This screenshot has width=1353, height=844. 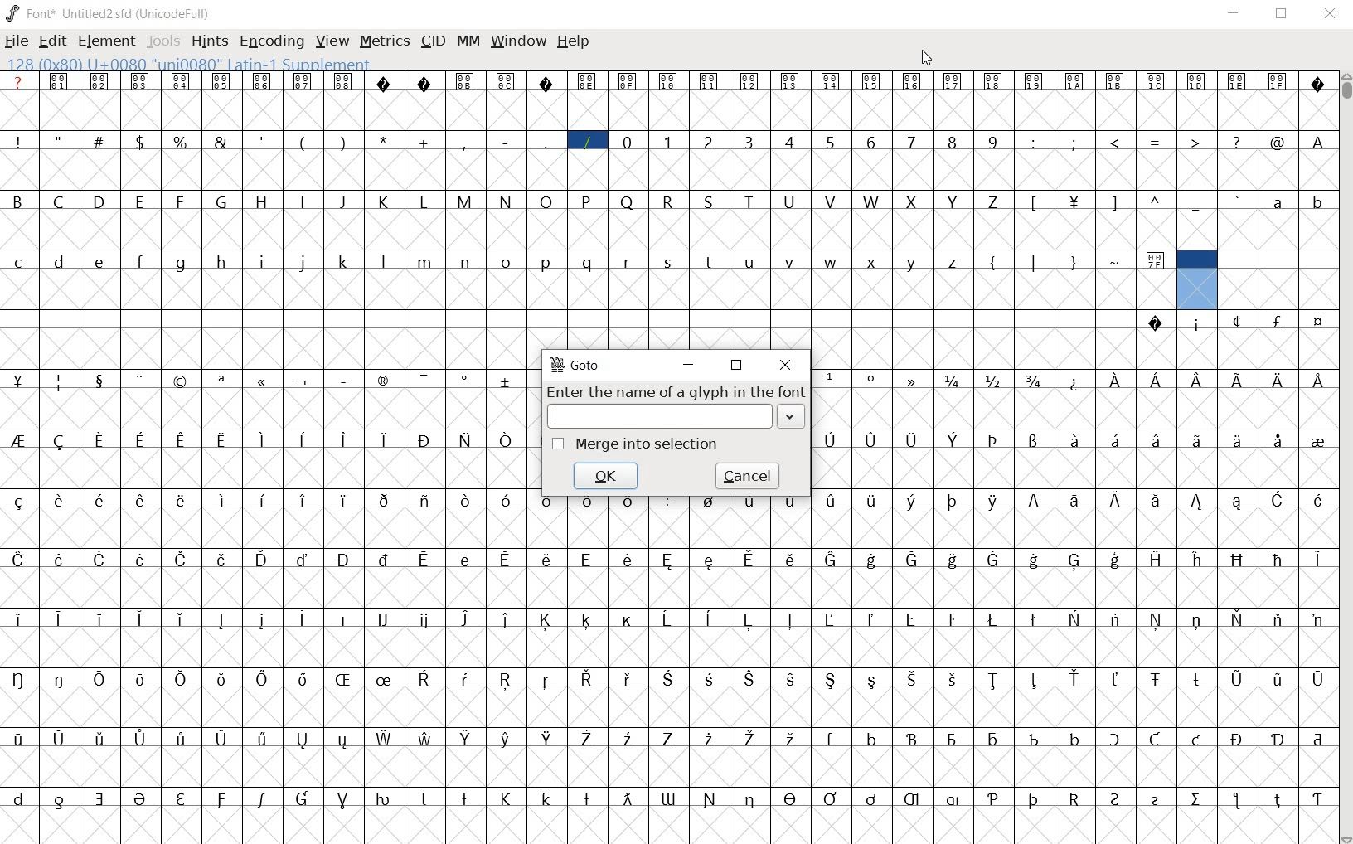 I want to click on Symbol, so click(x=953, y=440).